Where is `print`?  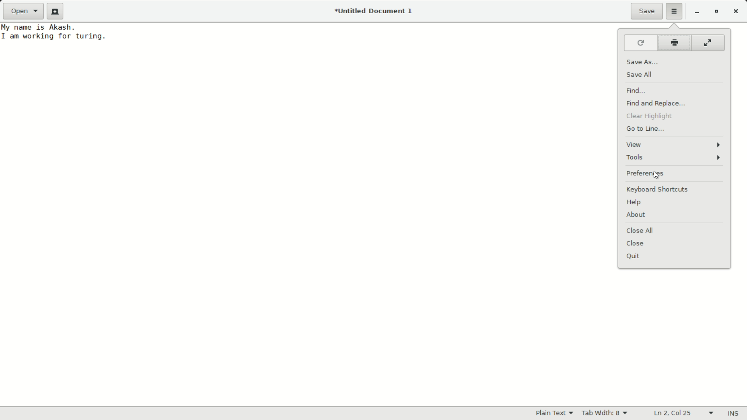 print is located at coordinates (675, 42).